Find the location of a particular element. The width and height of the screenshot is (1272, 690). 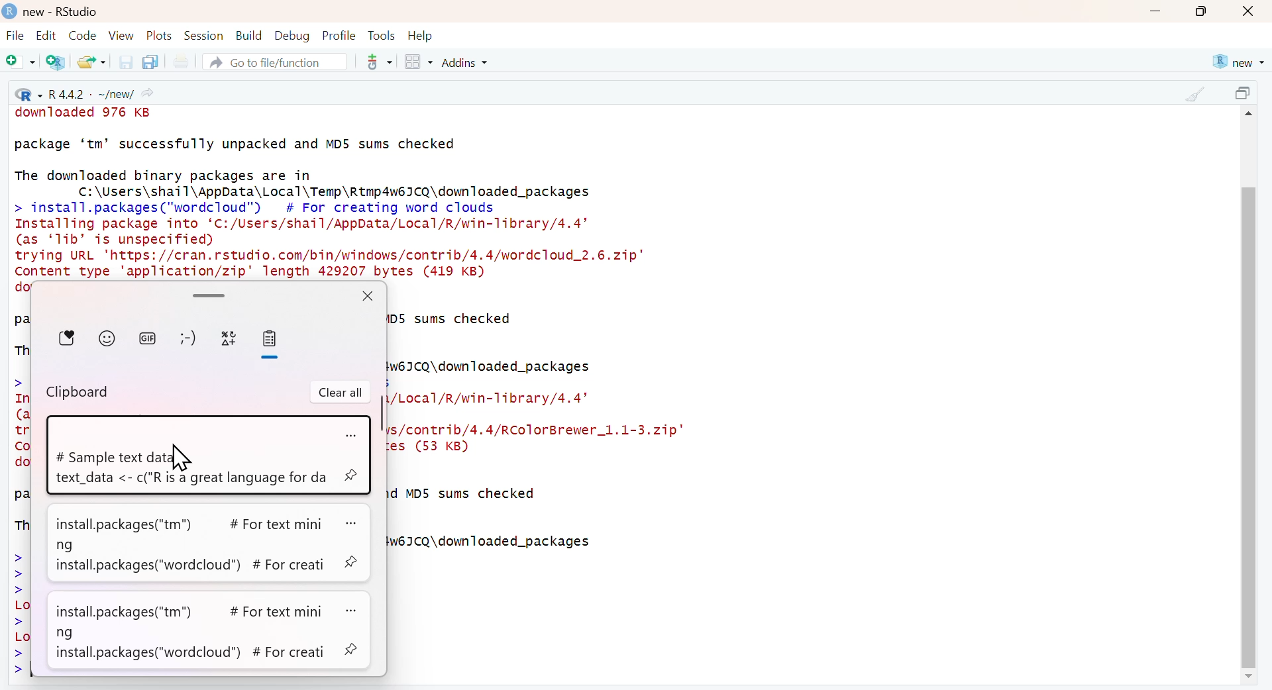

Addins is located at coordinates (466, 63).